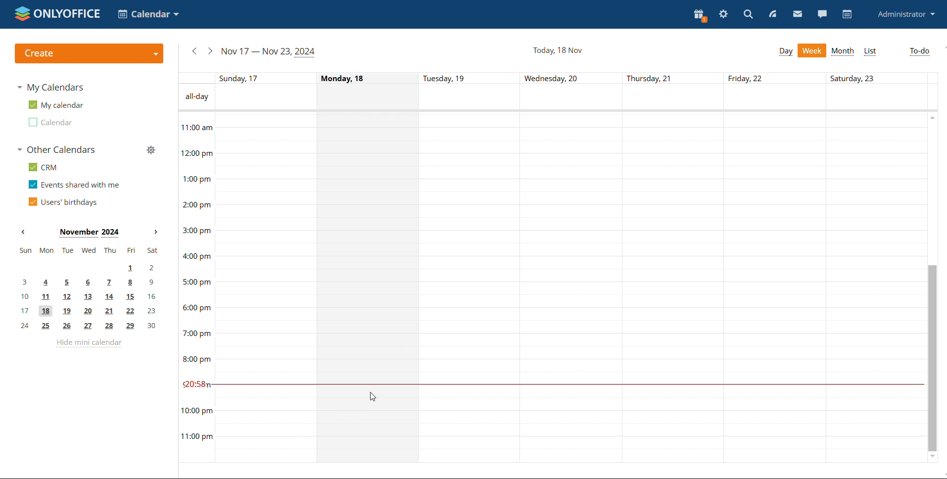 The image size is (947, 479). I want to click on individual dates, so click(571, 78).